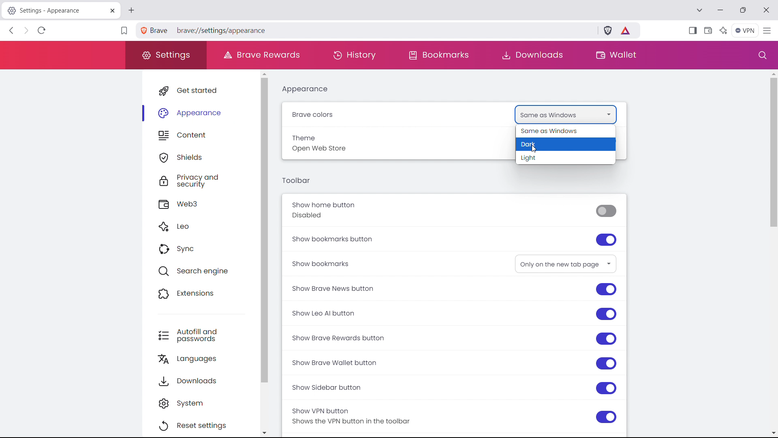 The image size is (778, 438). Describe the element at coordinates (566, 265) in the screenshot. I see `Only on the new tab page ` at that location.